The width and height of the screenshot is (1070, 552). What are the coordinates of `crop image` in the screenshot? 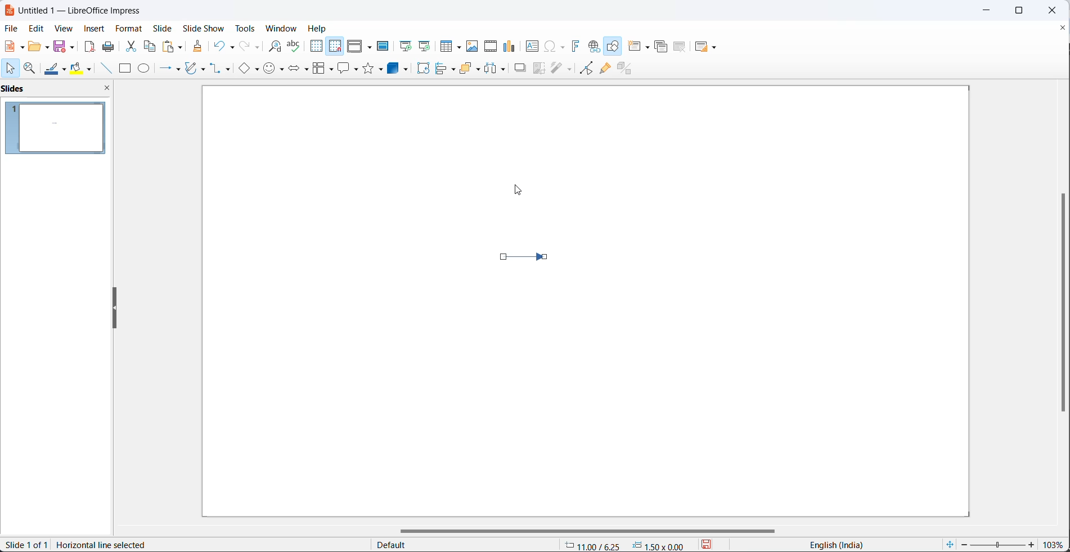 It's located at (540, 69).